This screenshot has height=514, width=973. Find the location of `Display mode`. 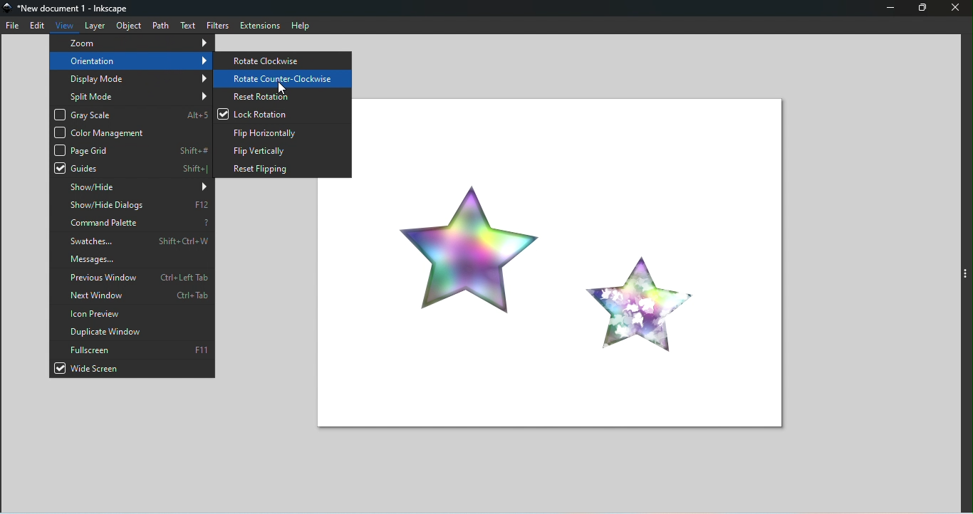

Display mode is located at coordinates (132, 78).